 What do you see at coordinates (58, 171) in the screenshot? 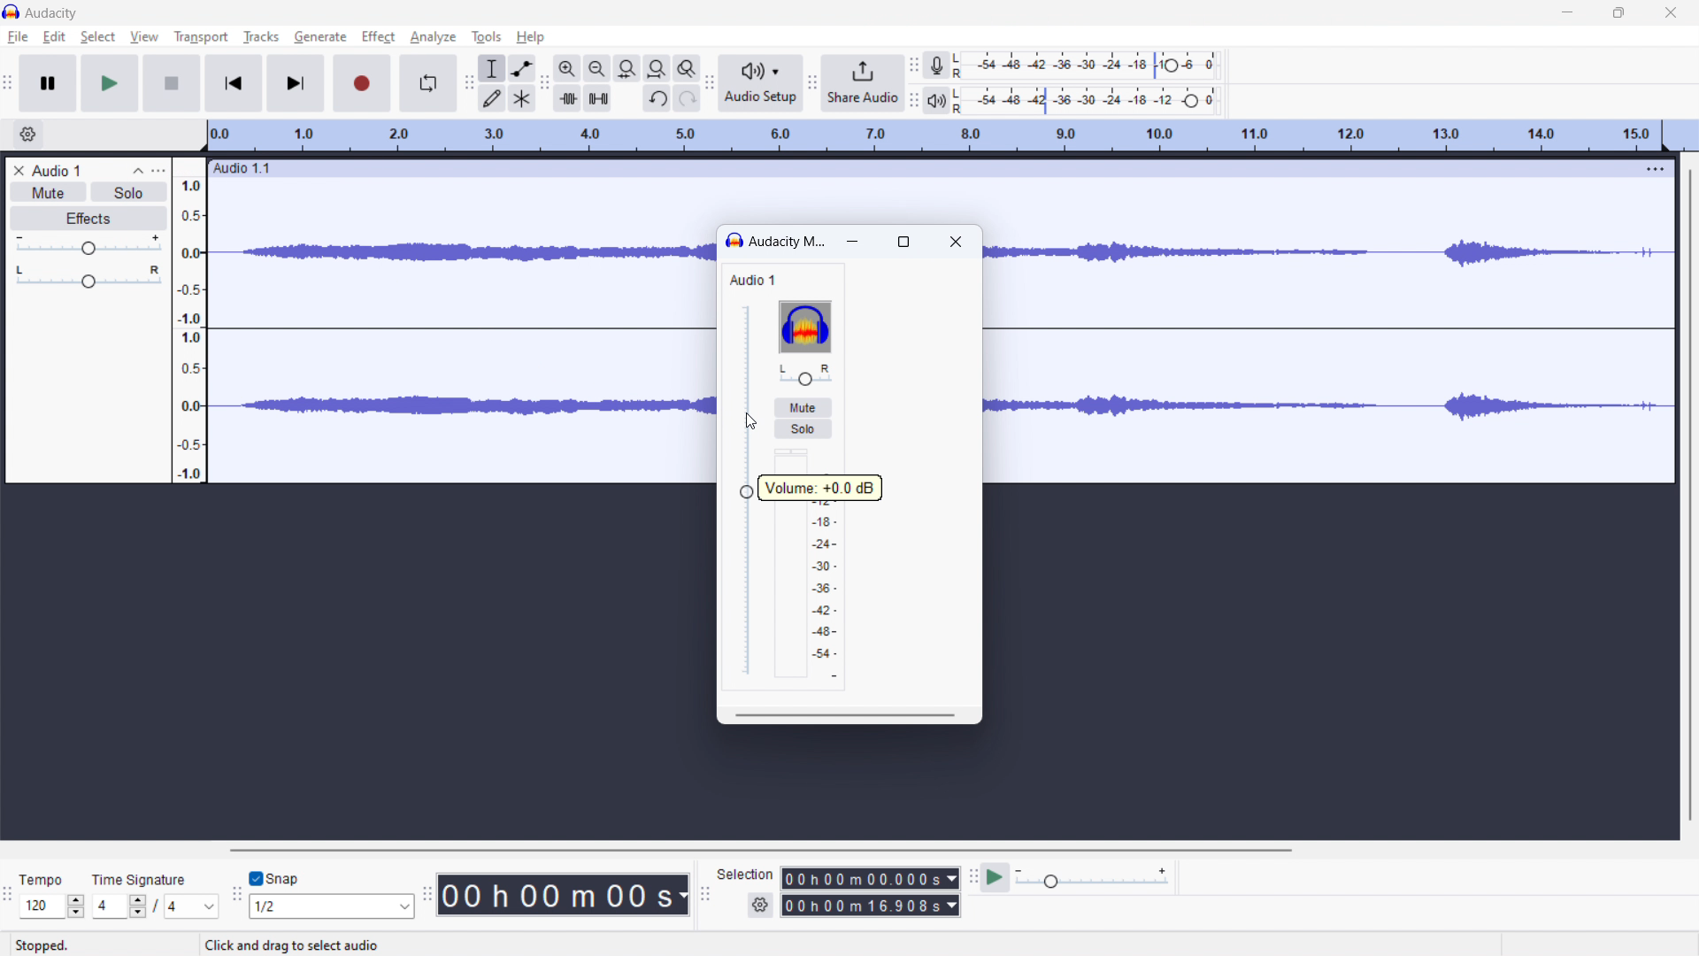
I see `project title` at bounding box center [58, 171].